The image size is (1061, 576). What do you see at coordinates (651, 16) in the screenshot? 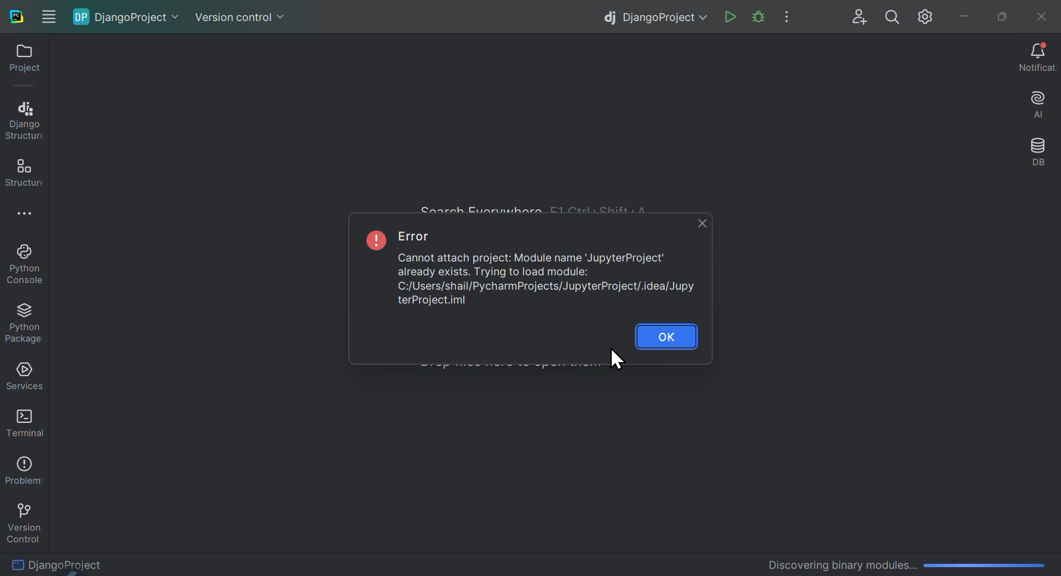
I see `Django project` at bounding box center [651, 16].